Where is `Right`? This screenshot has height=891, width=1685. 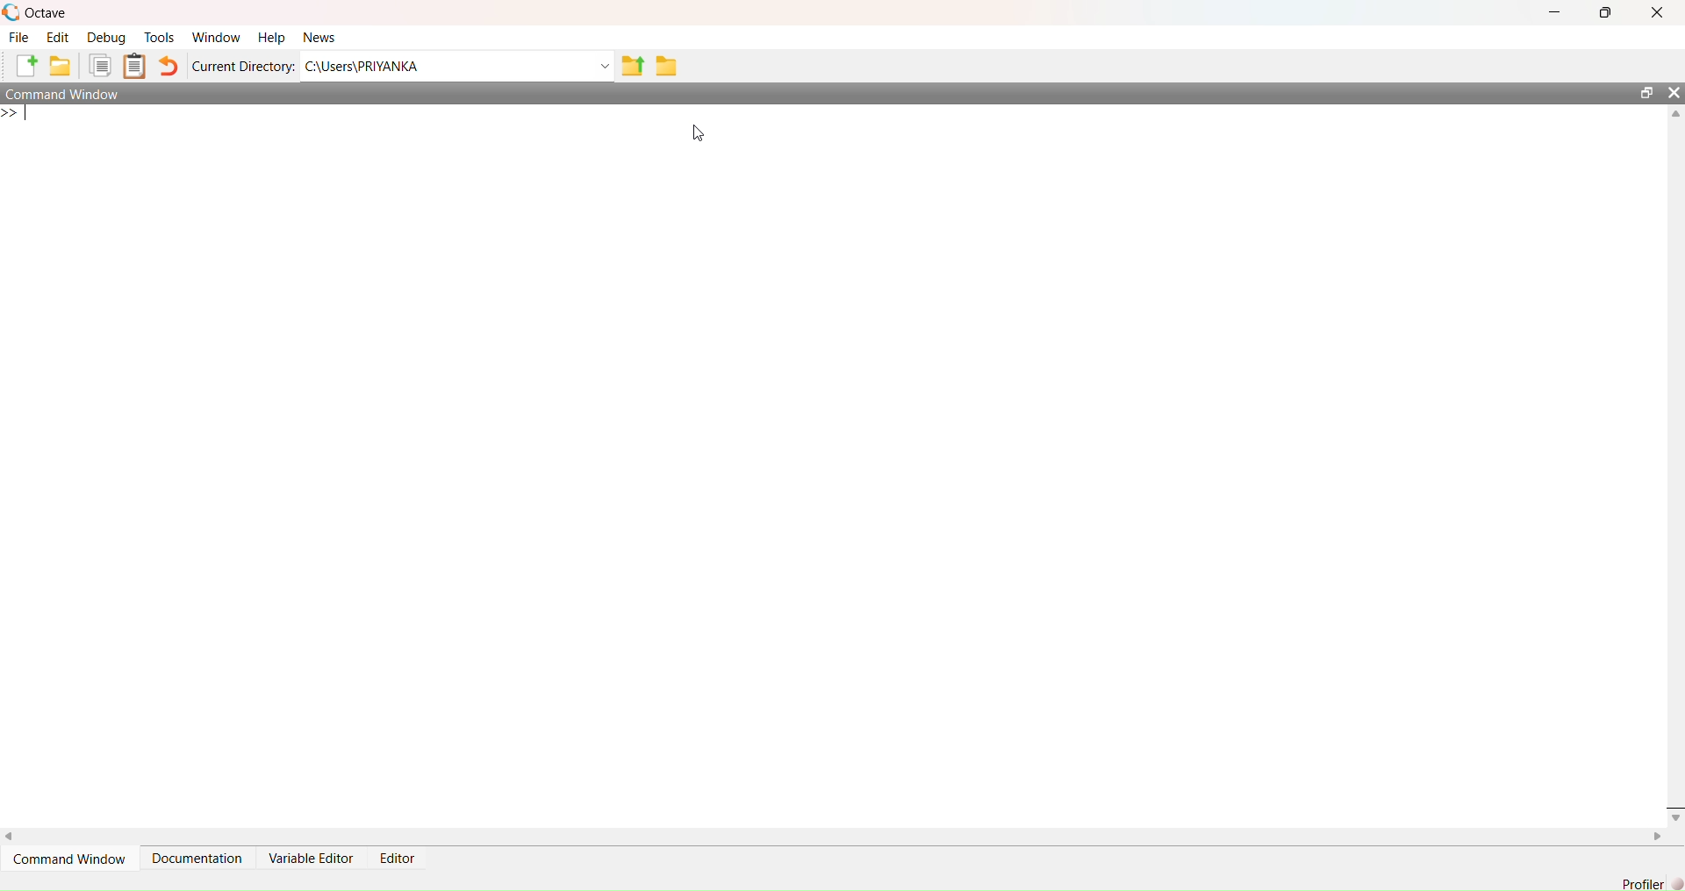
Right is located at coordinates (1658, 838).